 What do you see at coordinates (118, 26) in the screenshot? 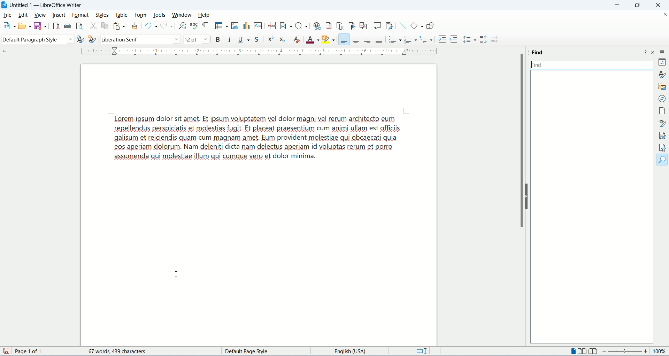
I see `paste` at bounding box center [118, 26].